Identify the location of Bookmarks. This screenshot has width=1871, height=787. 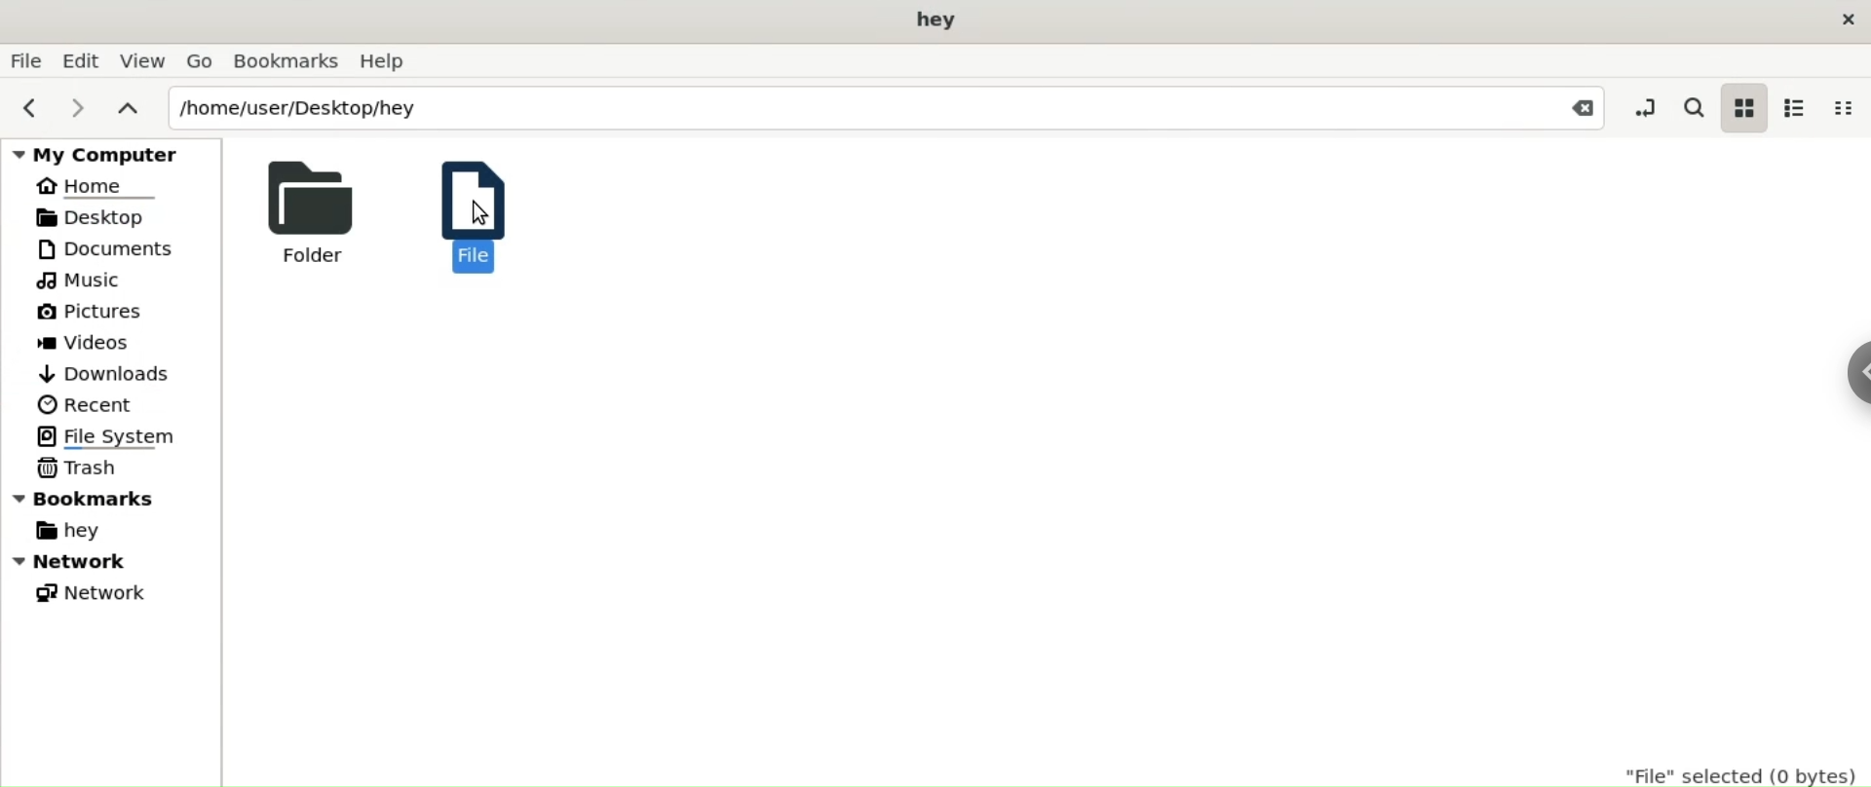
(288, 63).